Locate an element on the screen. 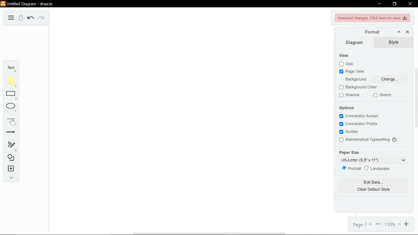 The width and height of the screenshot is (418, 235). Zoom in is located at coordinates (406, 225).